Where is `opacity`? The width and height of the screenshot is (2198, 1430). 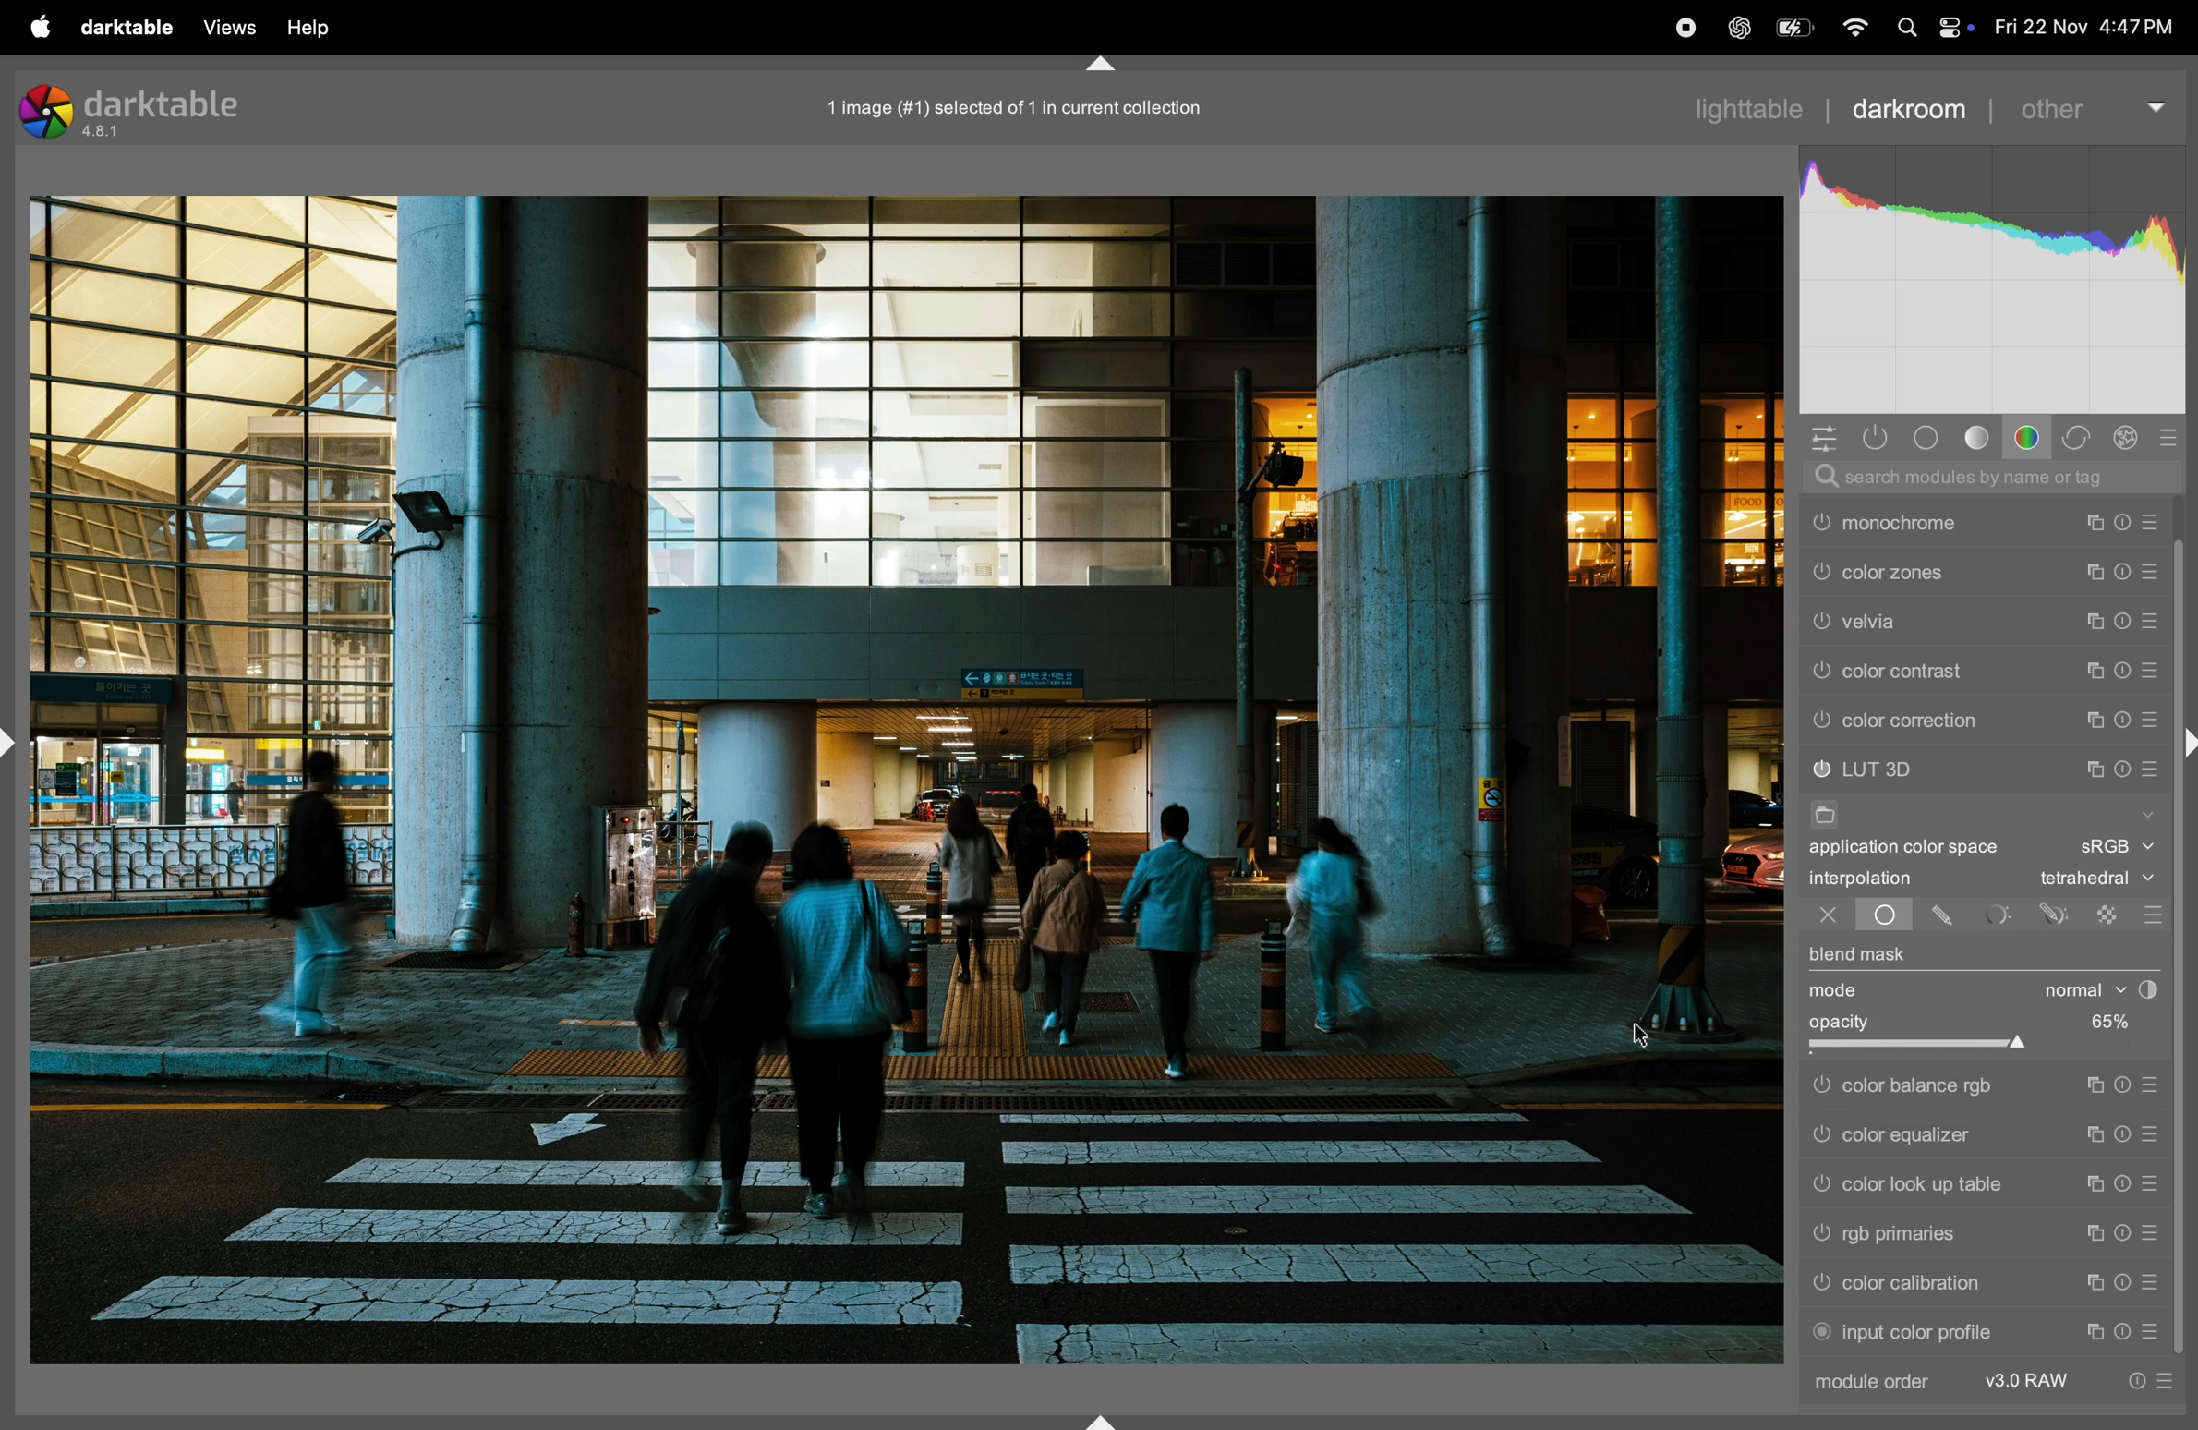 opacity is located at coordinates (1845, 1022).